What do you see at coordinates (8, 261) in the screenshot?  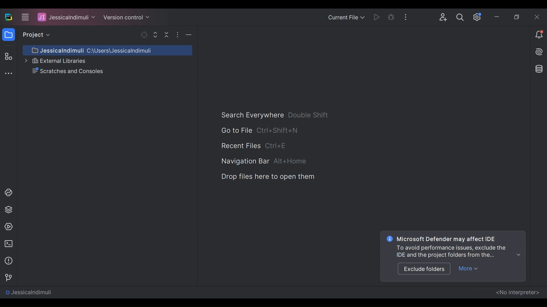 I see `Problem` at bounding box center [8, 261].